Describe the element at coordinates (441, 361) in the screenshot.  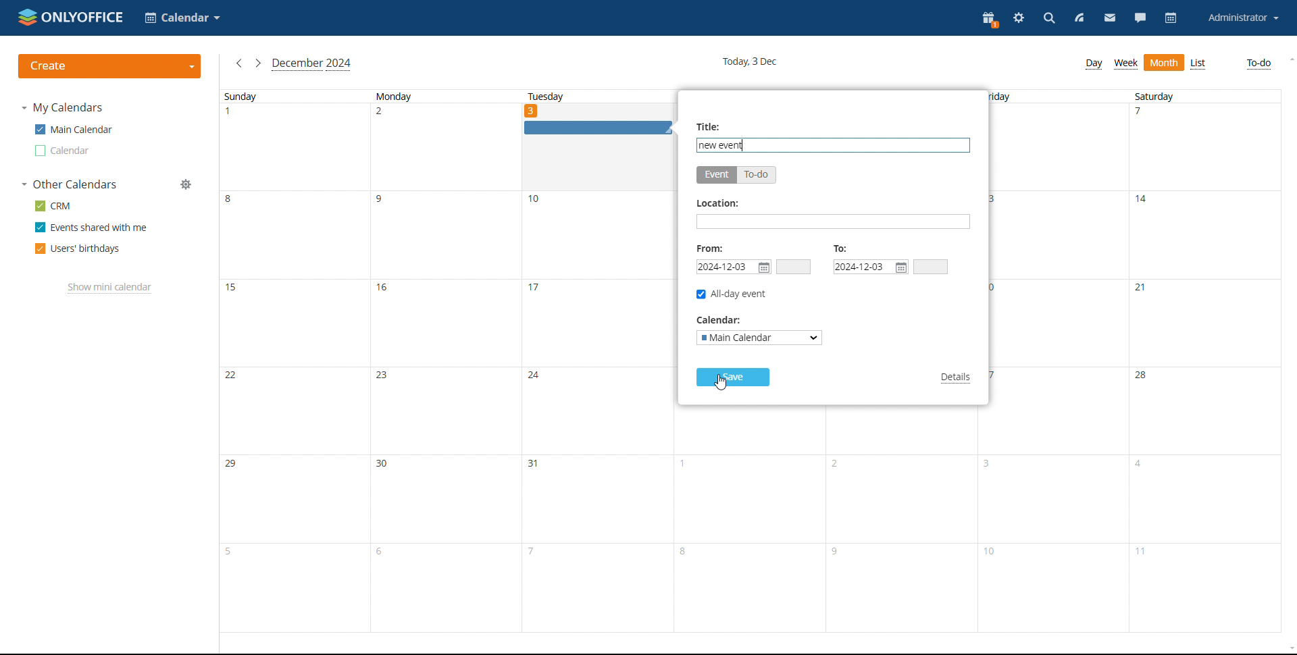
I see `monday` at that location.